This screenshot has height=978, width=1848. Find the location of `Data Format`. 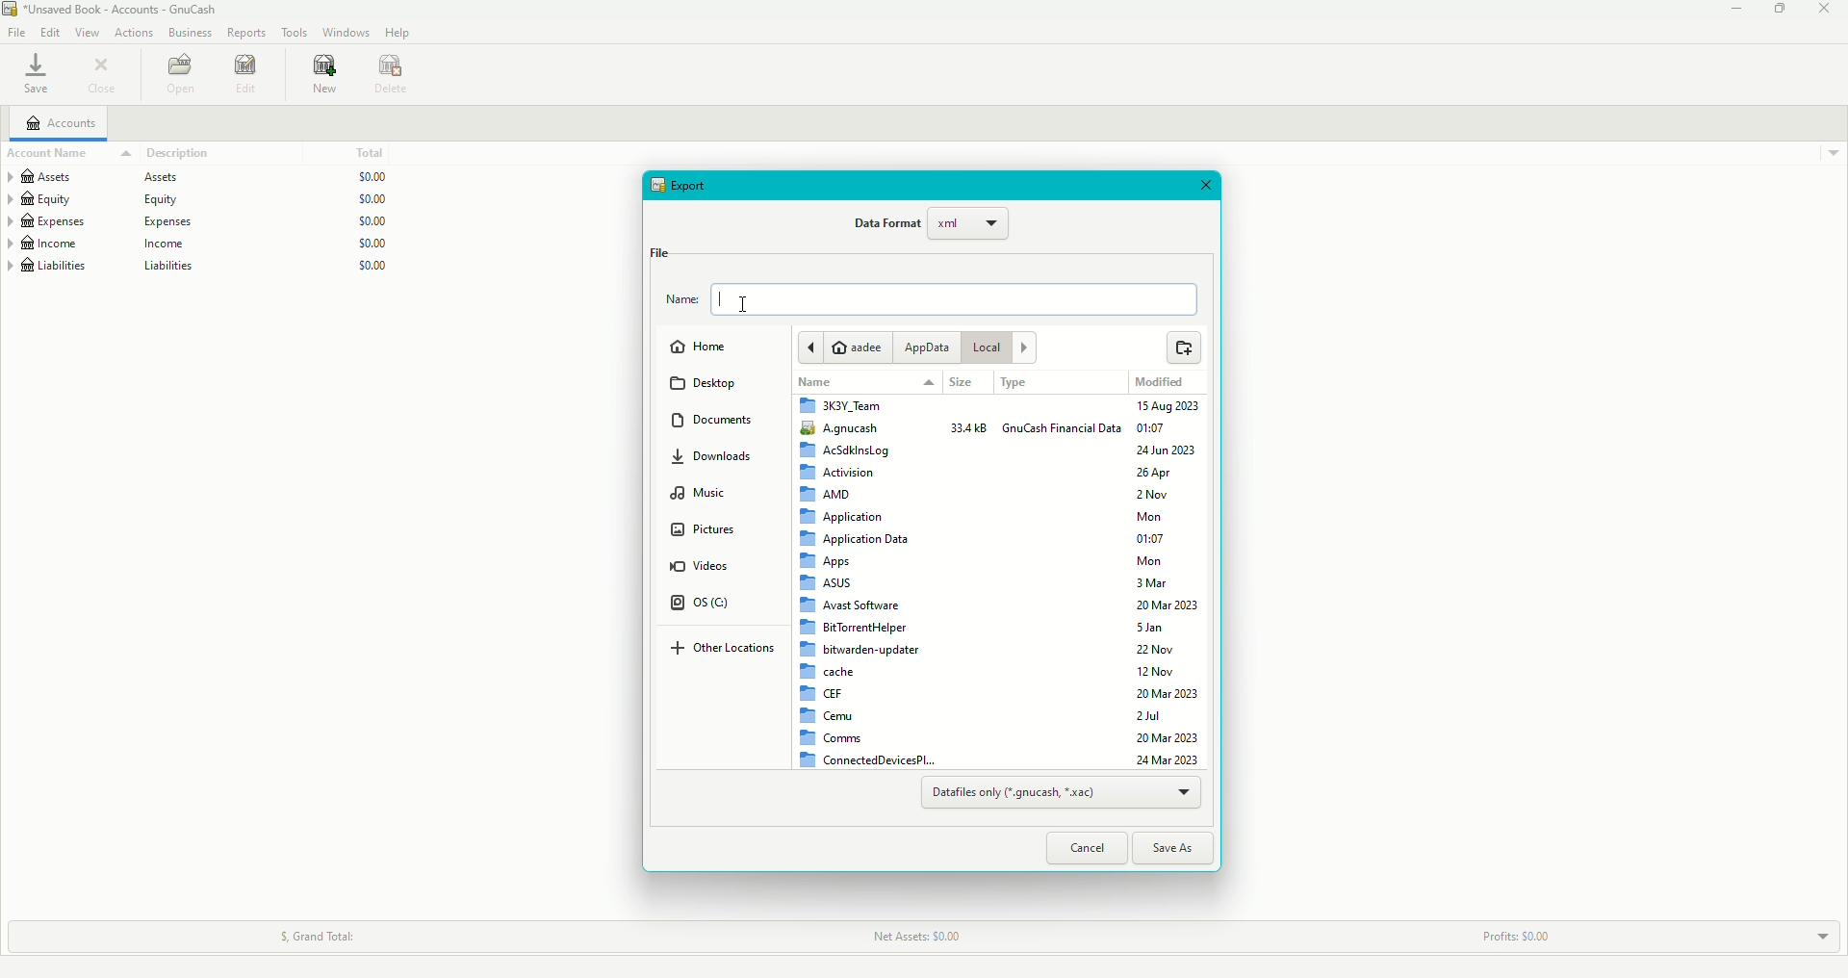

Data Format is located at coordinates (931, 228).